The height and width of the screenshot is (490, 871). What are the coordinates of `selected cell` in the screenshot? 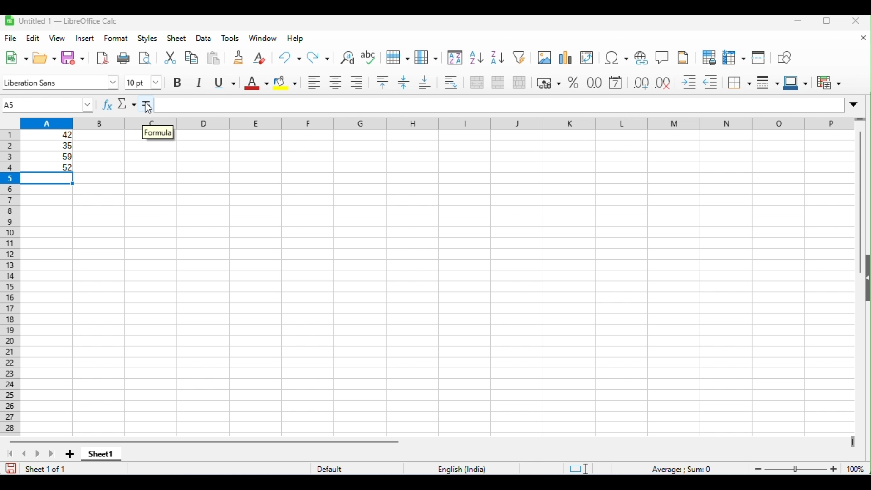 It's located at (47, 178).